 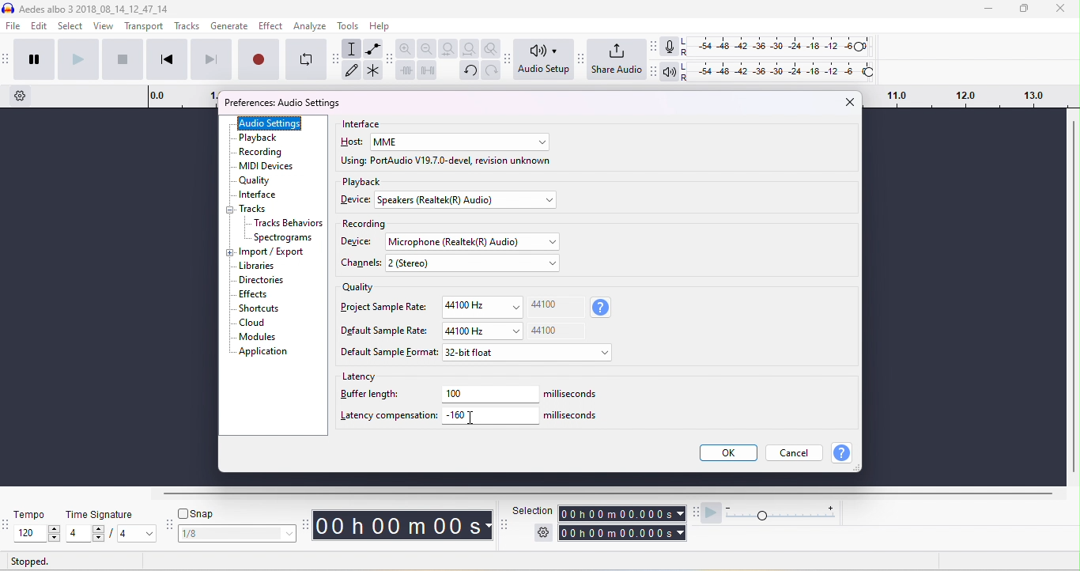 What do you see at coordinates (270, 25) in the screenshot?
I see `effect` at bounding box center [270, 25].